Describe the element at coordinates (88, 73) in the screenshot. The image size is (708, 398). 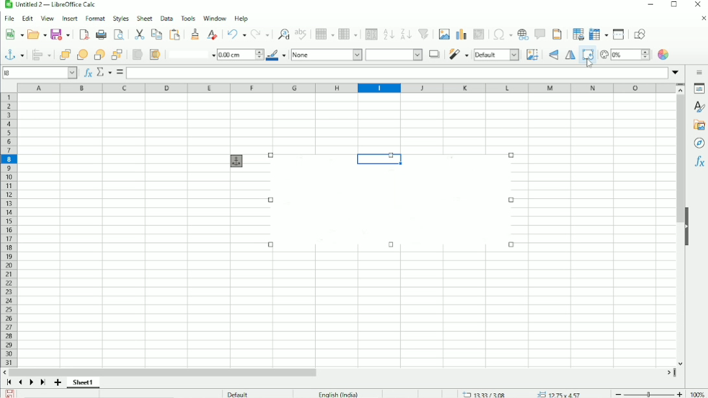
I see `Function wizard` at that location.